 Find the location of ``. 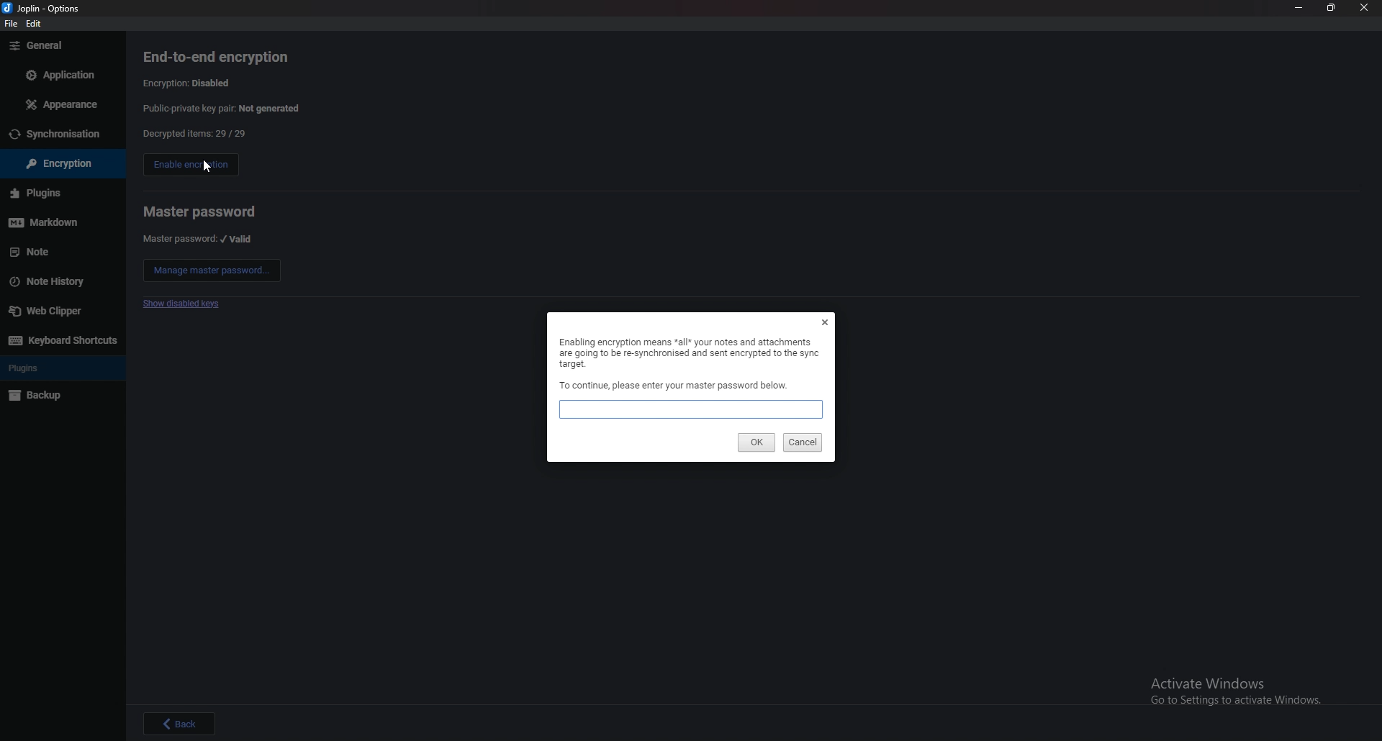

 is located at coordinates (1365, 9).